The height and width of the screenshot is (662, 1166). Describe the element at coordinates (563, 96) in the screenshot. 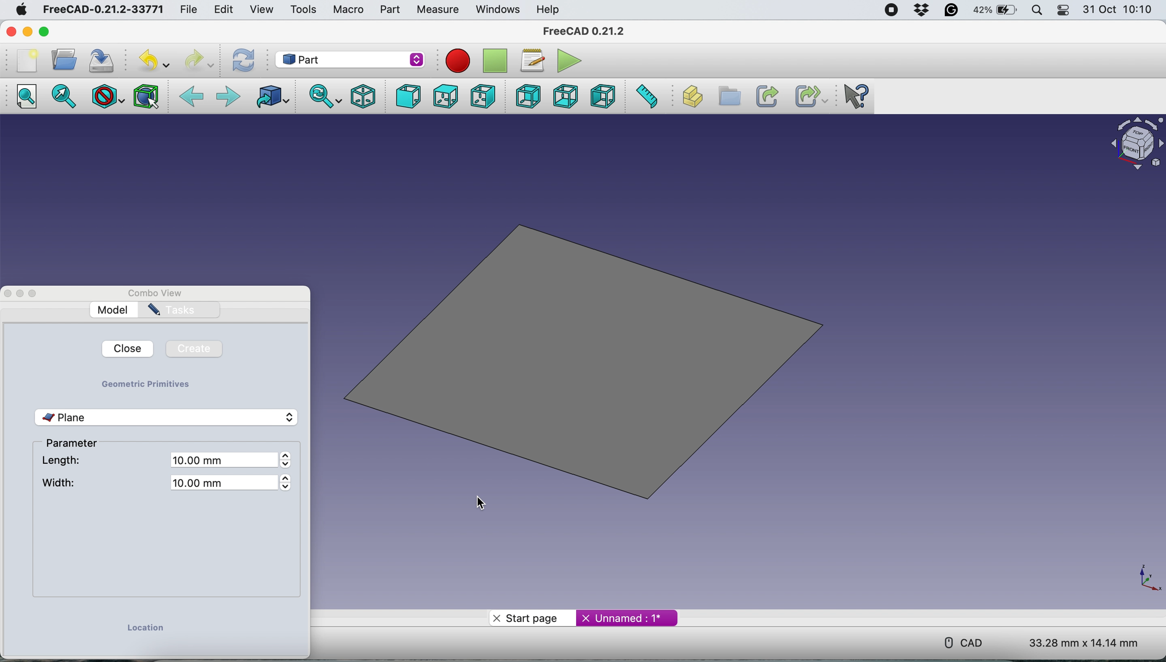

I see `Bottom` at that location.